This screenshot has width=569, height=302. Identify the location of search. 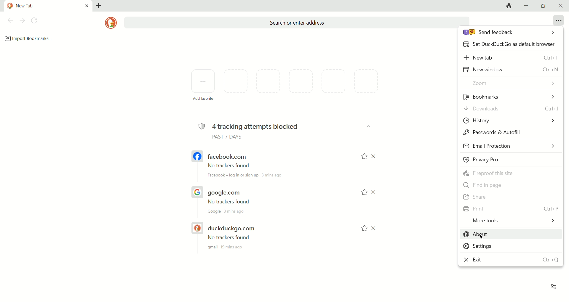
(295, 22).